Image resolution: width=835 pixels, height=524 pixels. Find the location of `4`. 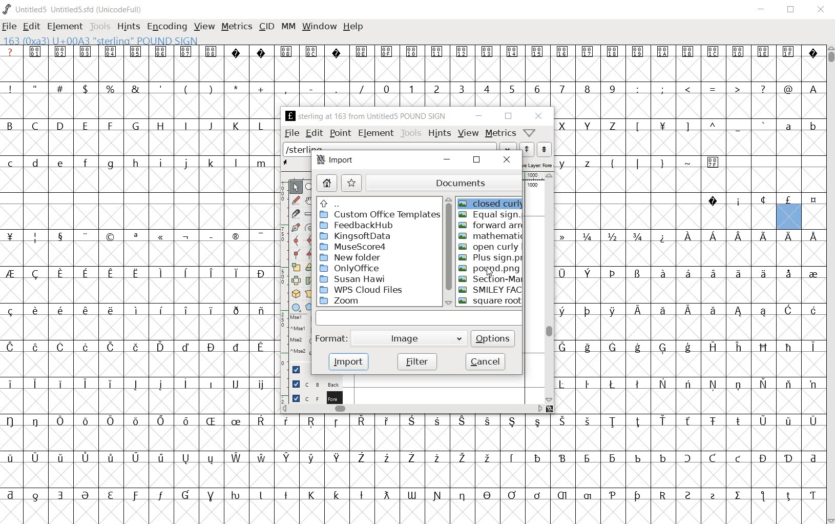

4 is located at coordinates (486, 88).